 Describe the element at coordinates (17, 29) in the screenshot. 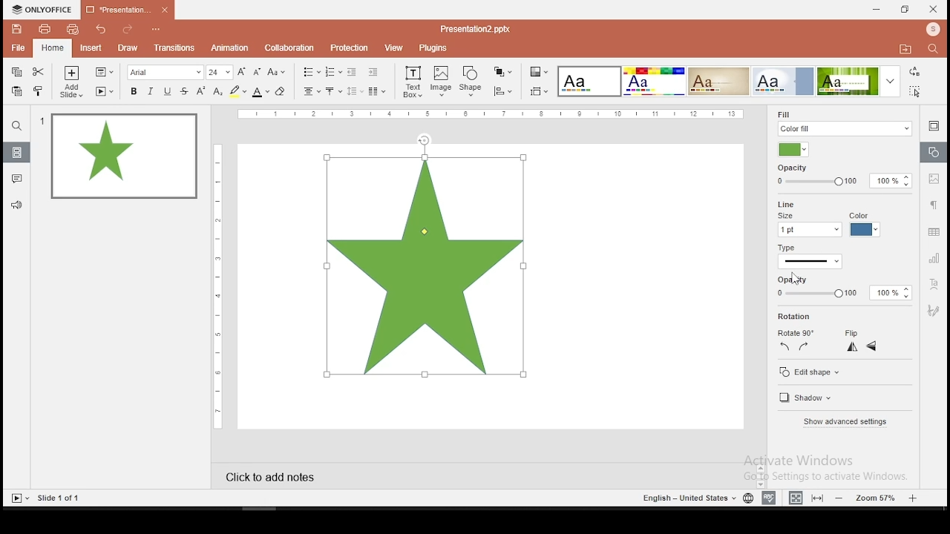

I see `save` at that location.